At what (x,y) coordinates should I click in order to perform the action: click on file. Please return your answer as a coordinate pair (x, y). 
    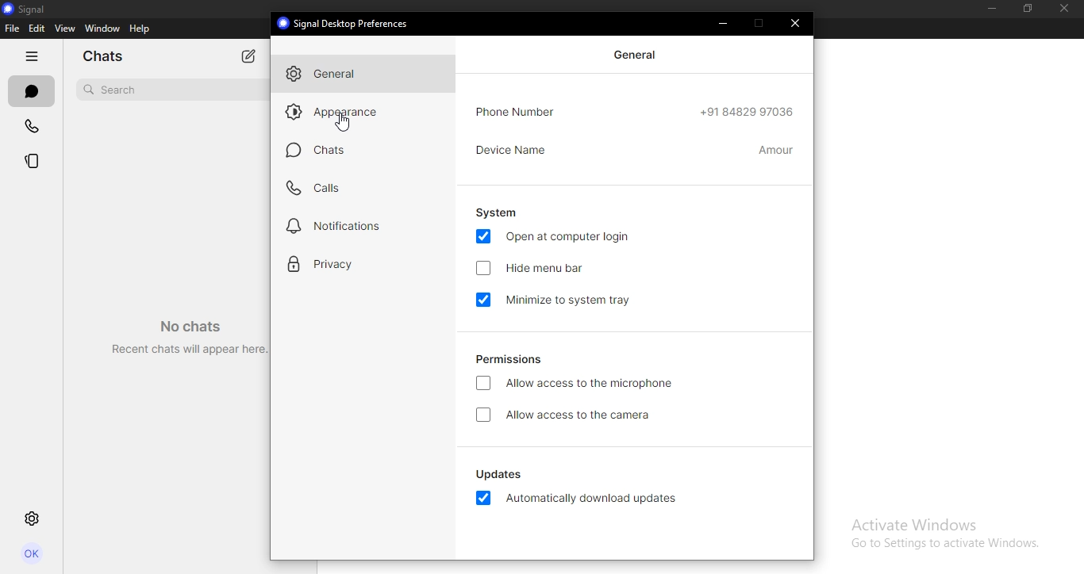
    Looking at the image, I should click on (13, 29).